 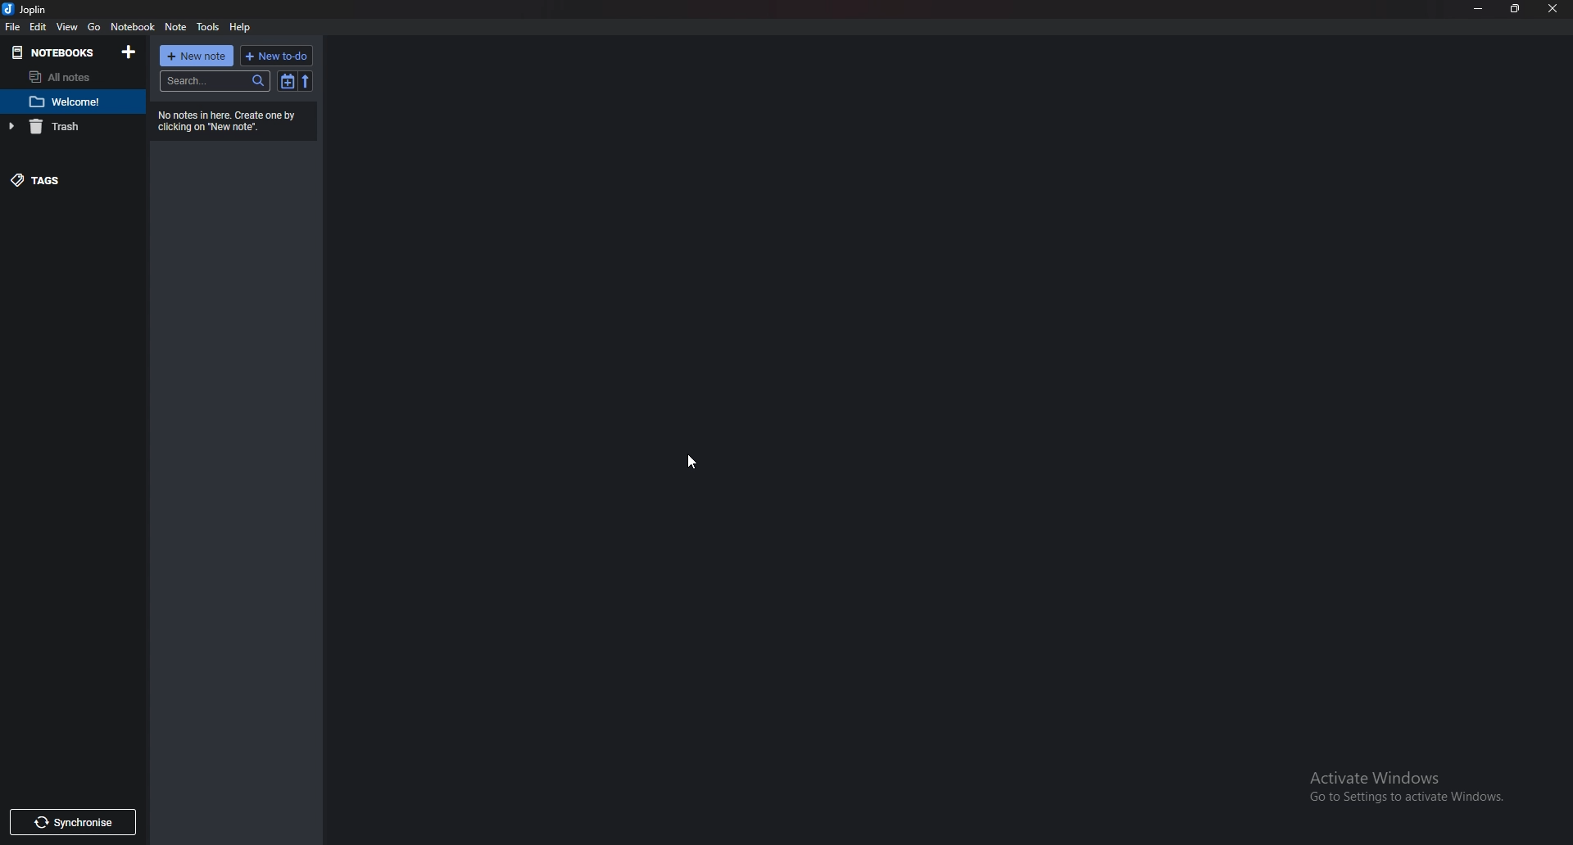 I want to click on Synchronize, so click(x=75, y=824).